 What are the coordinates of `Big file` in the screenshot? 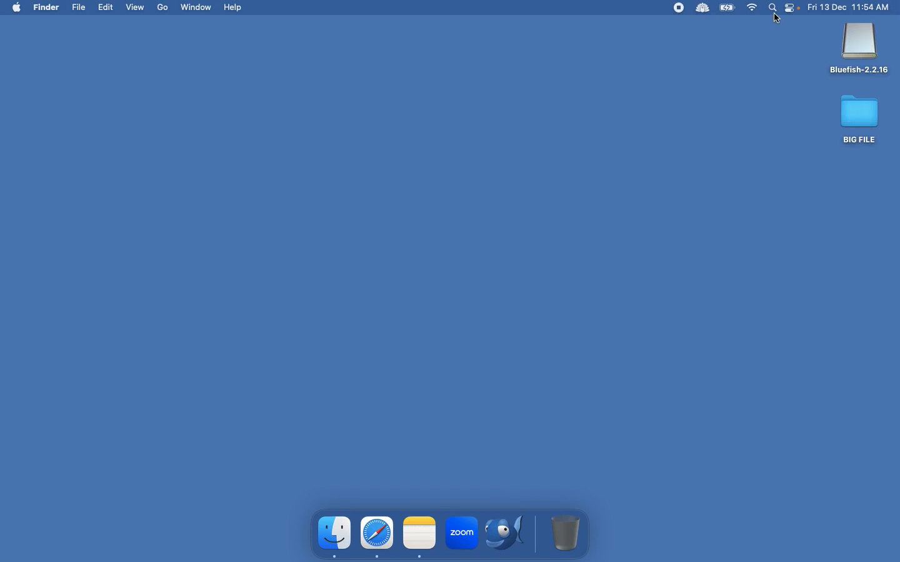 It's located at (860, 119).